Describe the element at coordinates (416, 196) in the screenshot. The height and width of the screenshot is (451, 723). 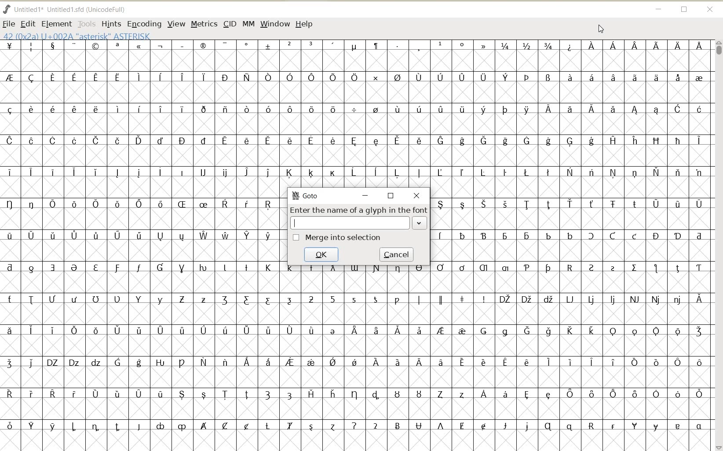
I see `close` at that location.